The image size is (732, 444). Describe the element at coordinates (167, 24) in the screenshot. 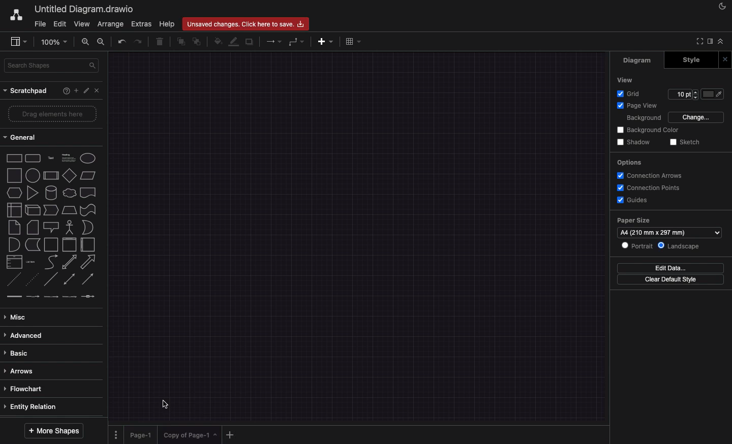

I see `help` at that location.